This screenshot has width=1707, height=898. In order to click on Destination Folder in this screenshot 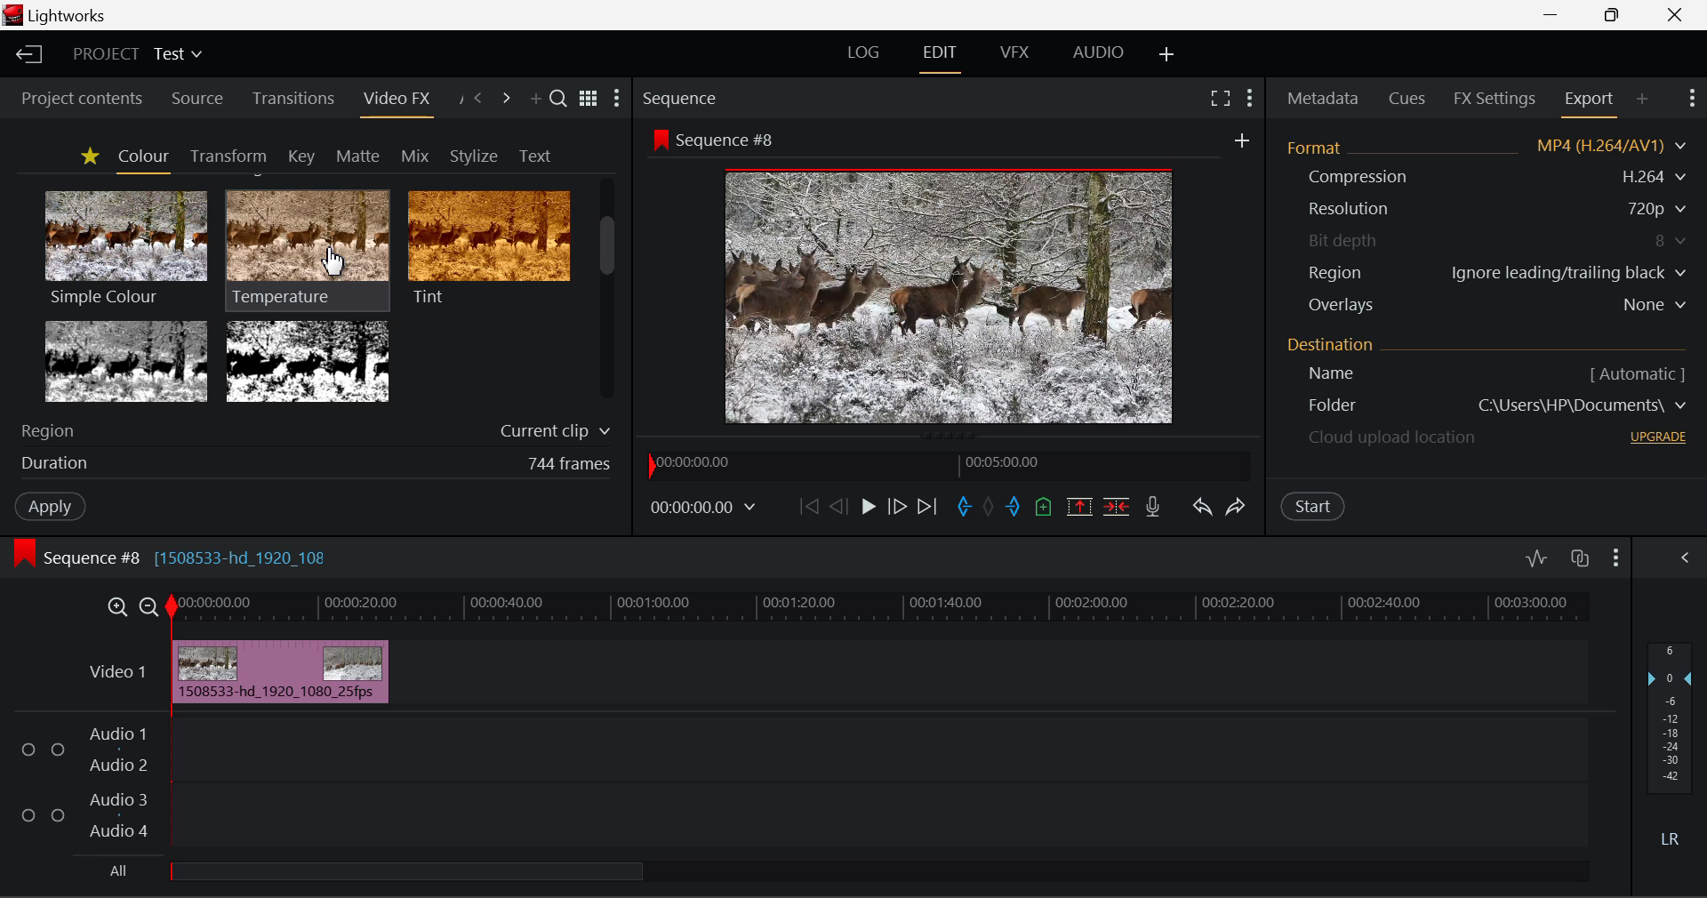, I will do `click(1322, 406)`.